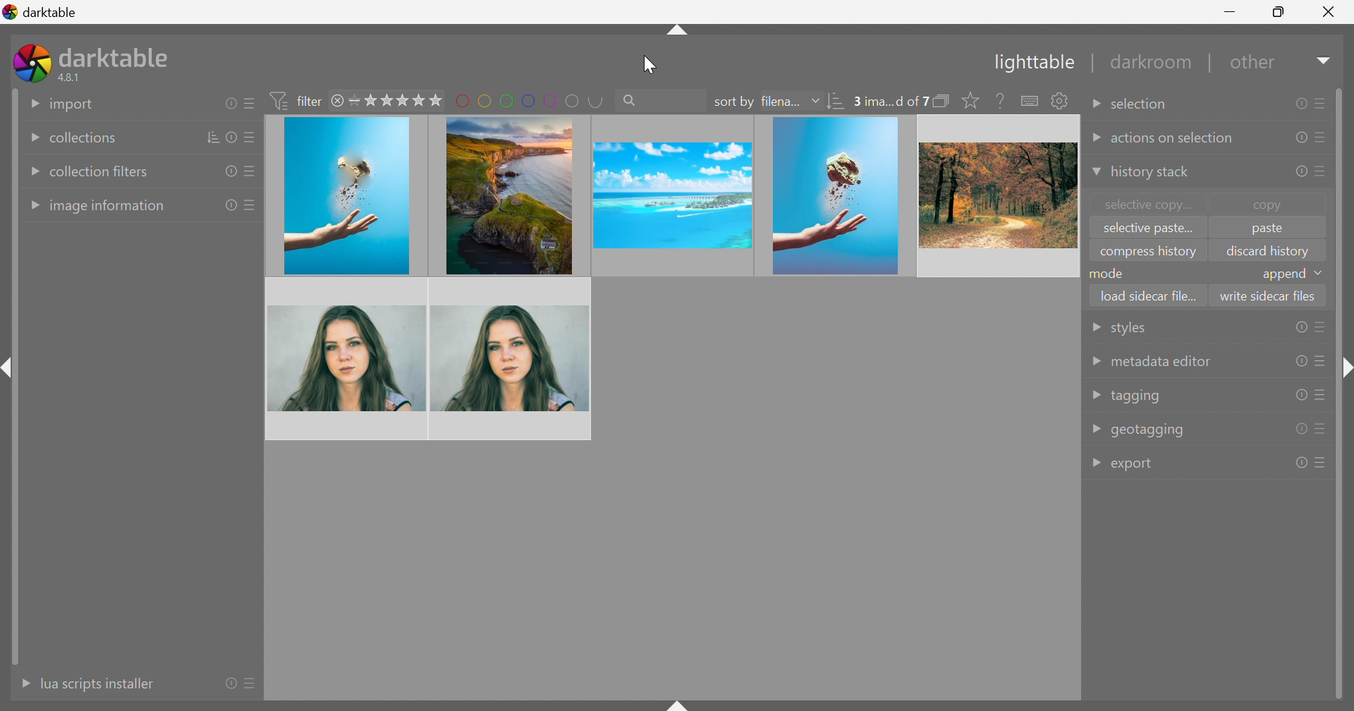 The image size is (1354, 711). What do you see at coordinates (117, 55) in the screenshot?
I see `darktable` at bounding box center [117, 55].